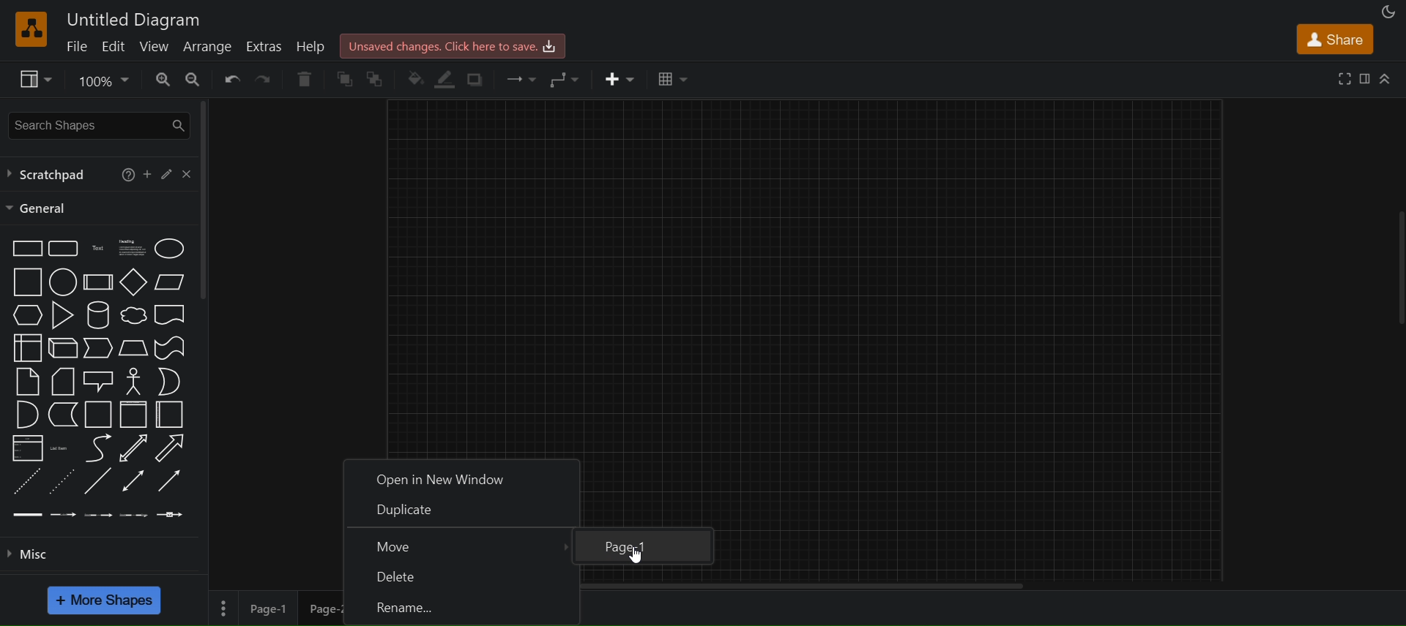 The image size is (1406, 626). I want to click on vertical scroll bar, so click(203, 200).